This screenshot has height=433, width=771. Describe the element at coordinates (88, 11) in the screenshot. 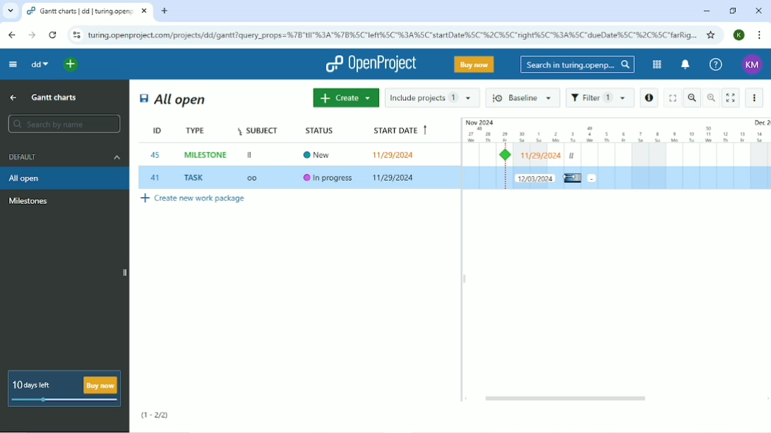

I see `Current tab` at that location.